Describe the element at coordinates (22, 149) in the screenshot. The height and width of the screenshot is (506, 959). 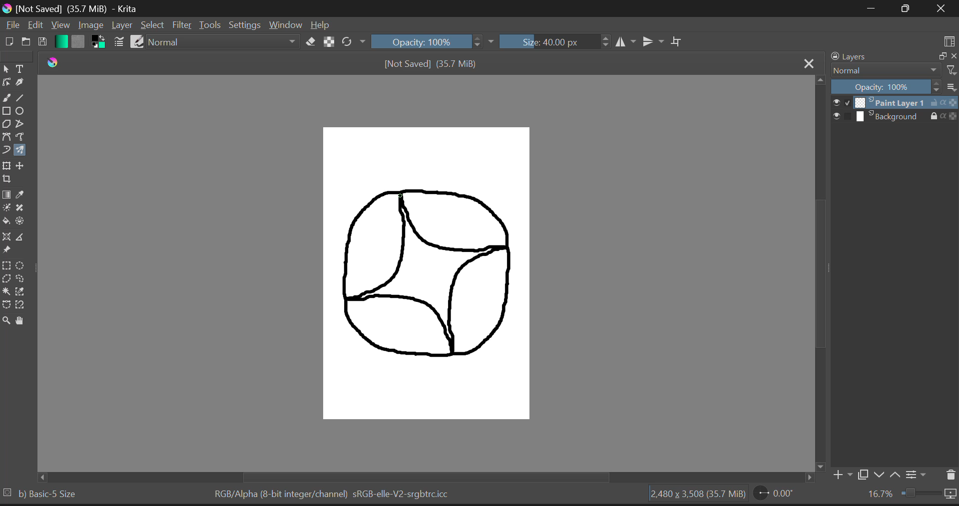
I see `Multibrush Tool Selected` at that location.